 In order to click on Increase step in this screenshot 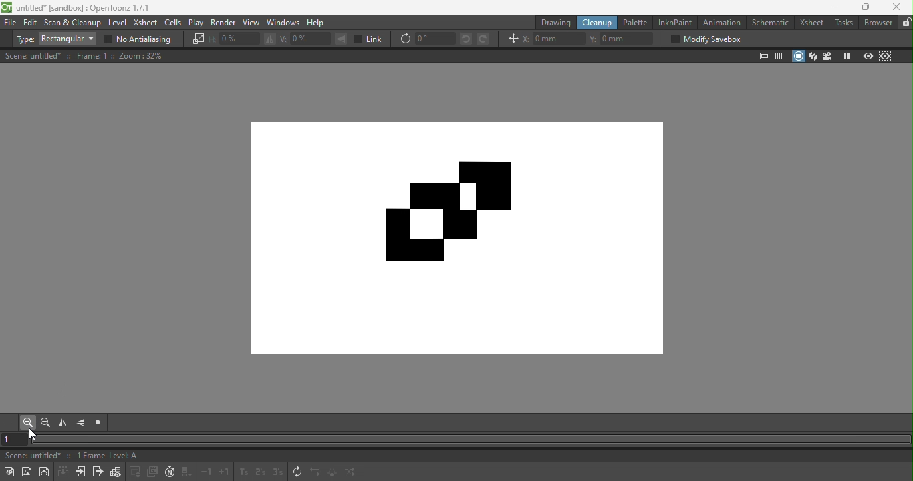, I will do `click(225, 473)`.